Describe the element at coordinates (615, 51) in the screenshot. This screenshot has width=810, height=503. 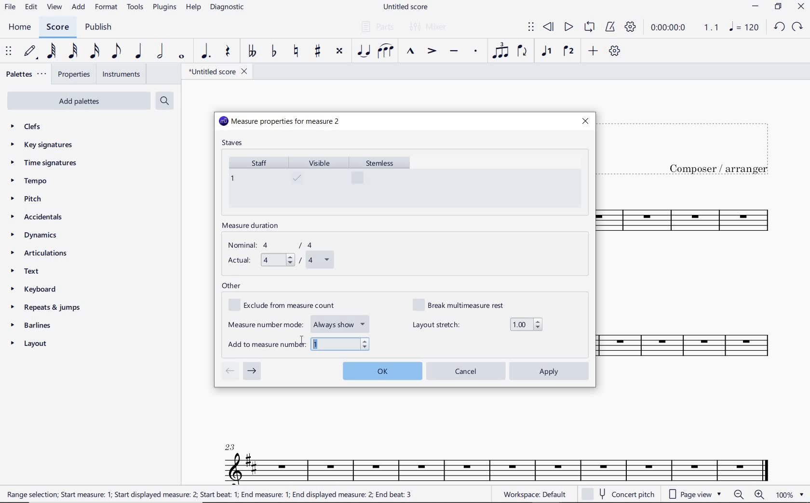
I see `CUSTOMIZE TOOLBAR` at that location.